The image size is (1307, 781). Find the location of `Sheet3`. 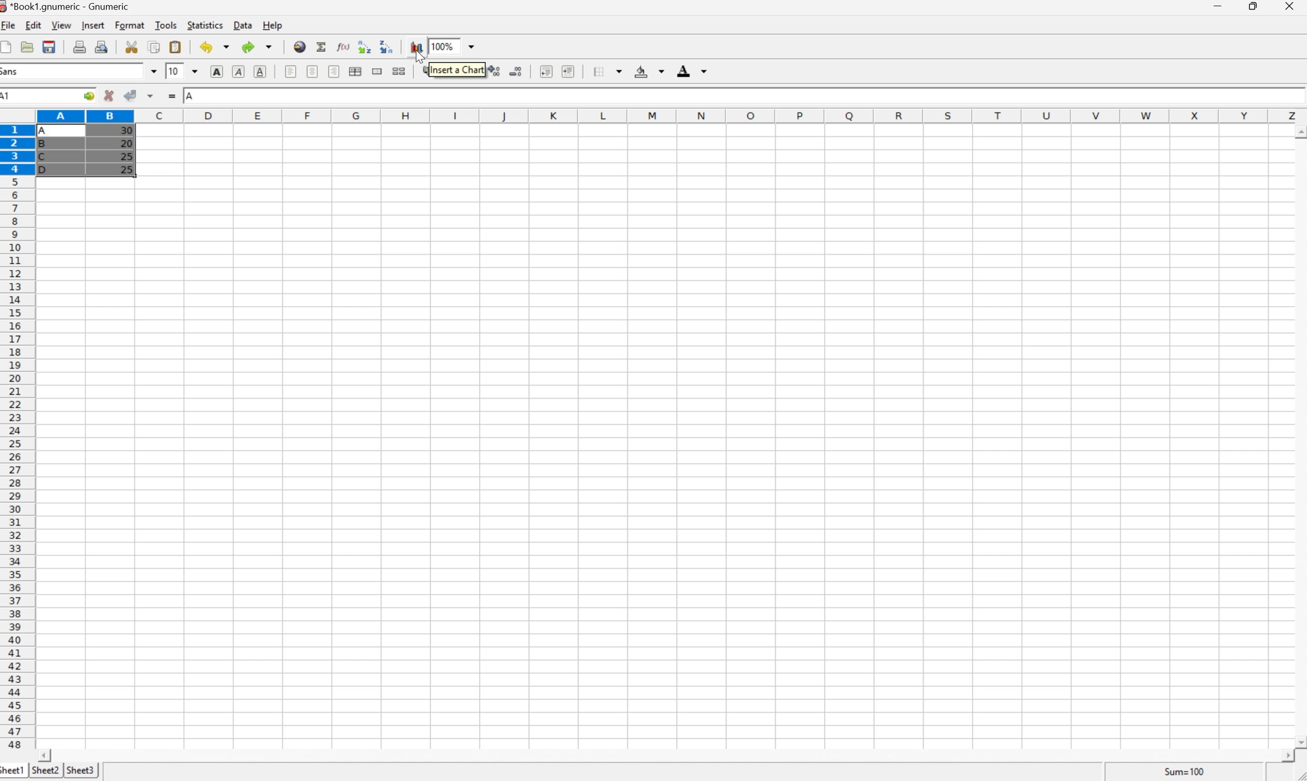

Sheet3 is located at coordinates (82, 769).